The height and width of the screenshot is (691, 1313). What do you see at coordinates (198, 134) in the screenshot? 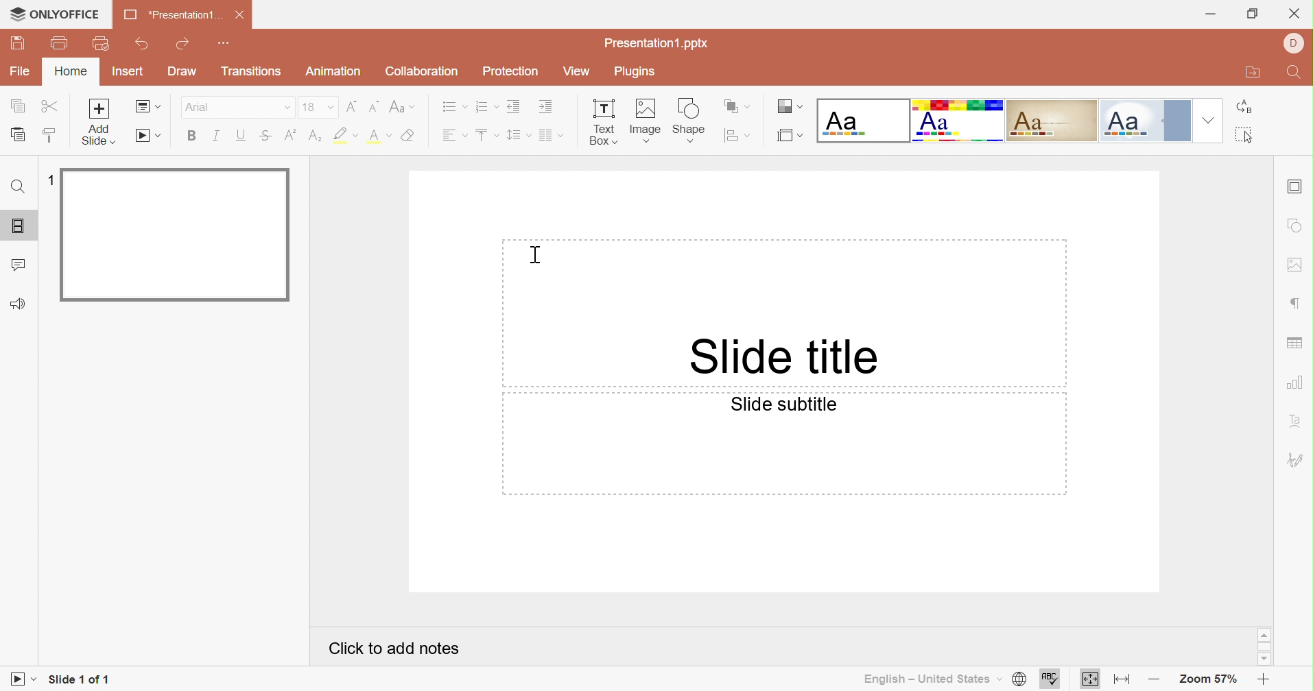
I see `Bold` at bounding box center [198, 134].